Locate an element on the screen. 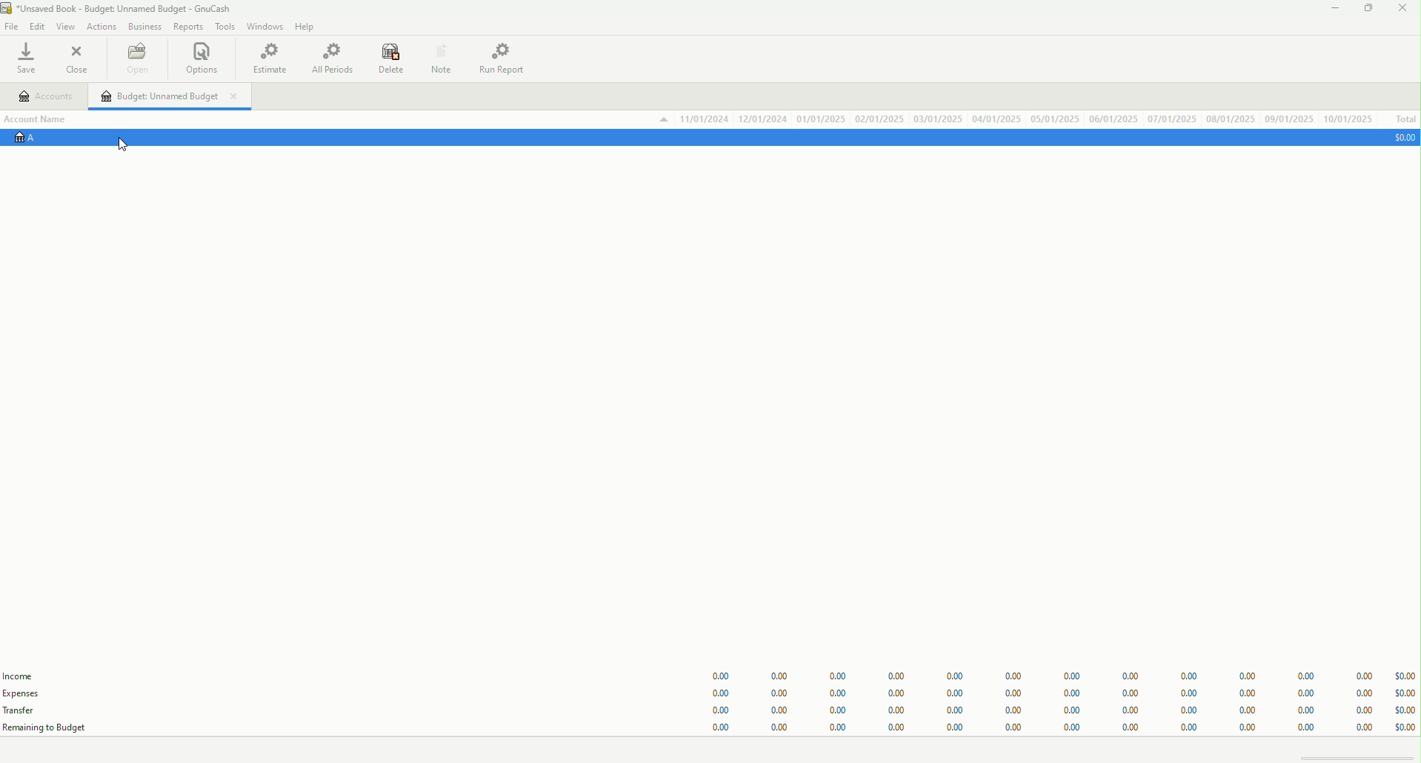 The width and height of the screenshot is (1421, 763). Date range is located at coordinates (1038, 119).